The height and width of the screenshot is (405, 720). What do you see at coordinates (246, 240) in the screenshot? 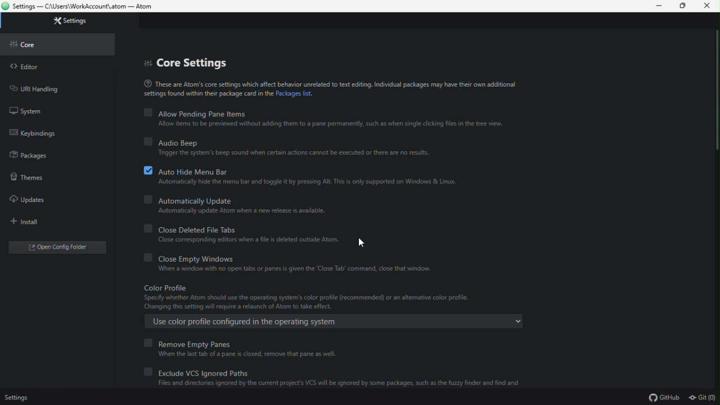
I see `Close corresponding editors when a file is deleted outside Atom.` at bounding box center [246, 240].